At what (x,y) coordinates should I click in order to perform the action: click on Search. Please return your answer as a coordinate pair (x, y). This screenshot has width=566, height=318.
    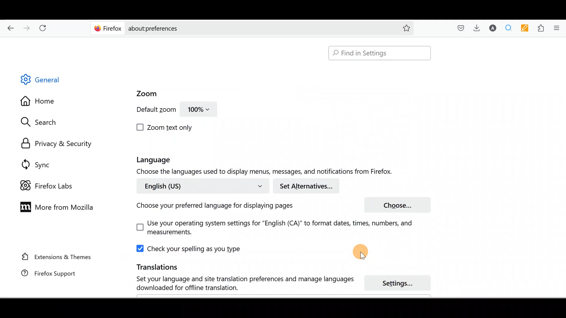
    Looking at the image, I should click on (42, 122).